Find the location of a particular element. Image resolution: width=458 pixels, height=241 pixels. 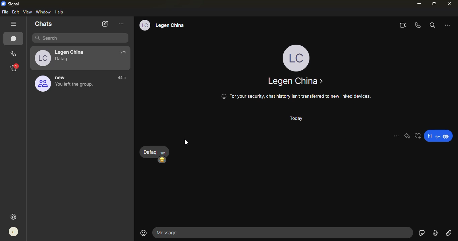

Legen china is located at coordinates (295, 81).